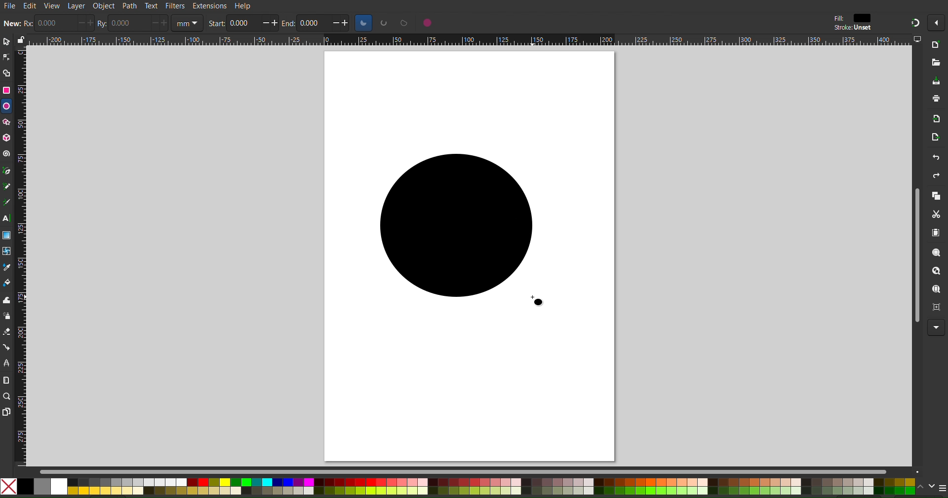 Image resolution: width=948 pixels, height=498 pixels. What do you see at coordinates (942, 489) in the screenshot?
I see `menu` at bounding box center [942, 489].